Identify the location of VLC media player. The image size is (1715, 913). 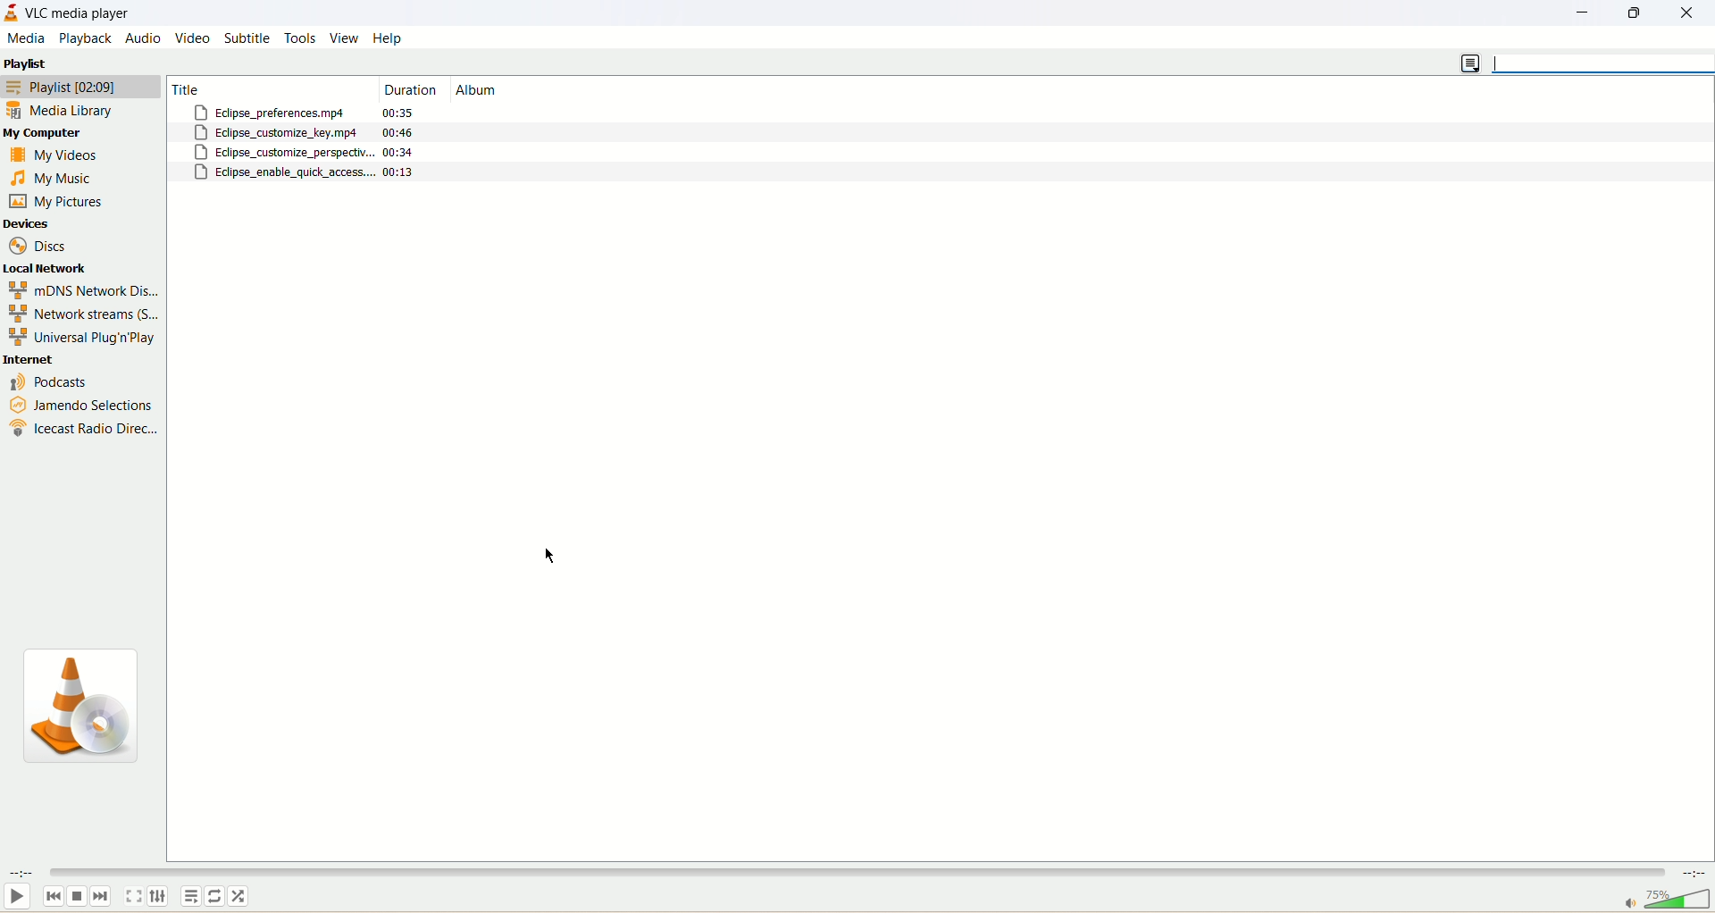
(82, 14).